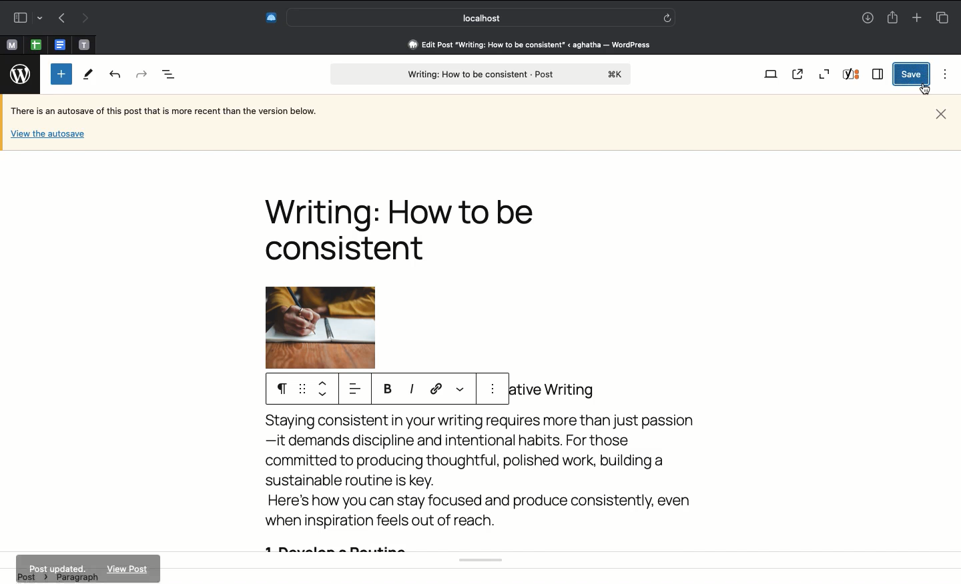 This screenshot has height=584, width=961. Describe the element at coordinates (35, 43) in the screenshot. I see `pinned tab, google sheet` at that location.